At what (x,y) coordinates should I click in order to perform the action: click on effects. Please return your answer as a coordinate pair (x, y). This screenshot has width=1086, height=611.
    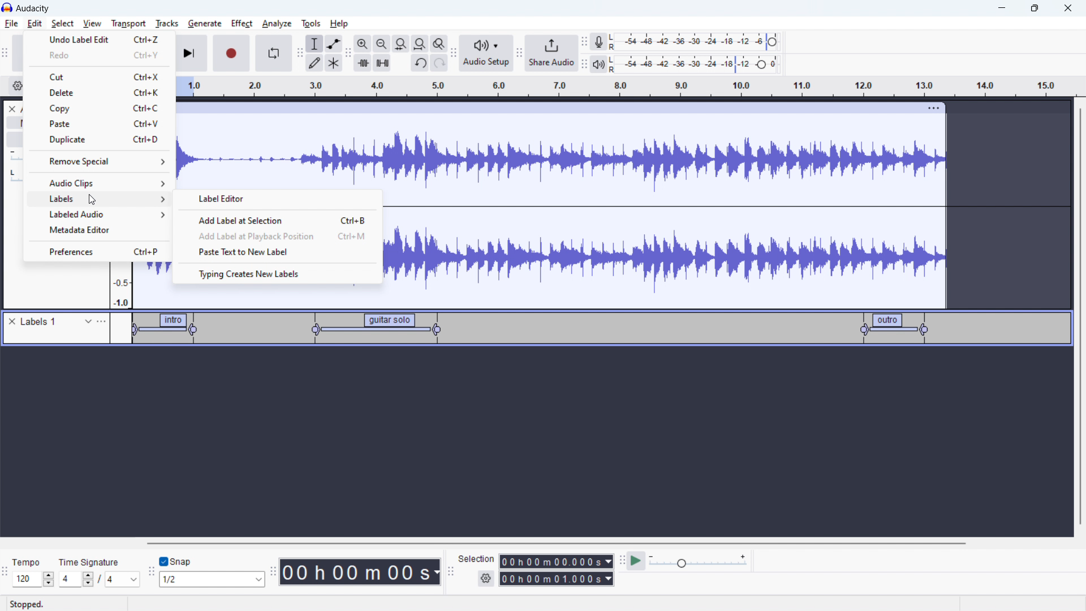
    Looking at the image, I should click on (15, 140).